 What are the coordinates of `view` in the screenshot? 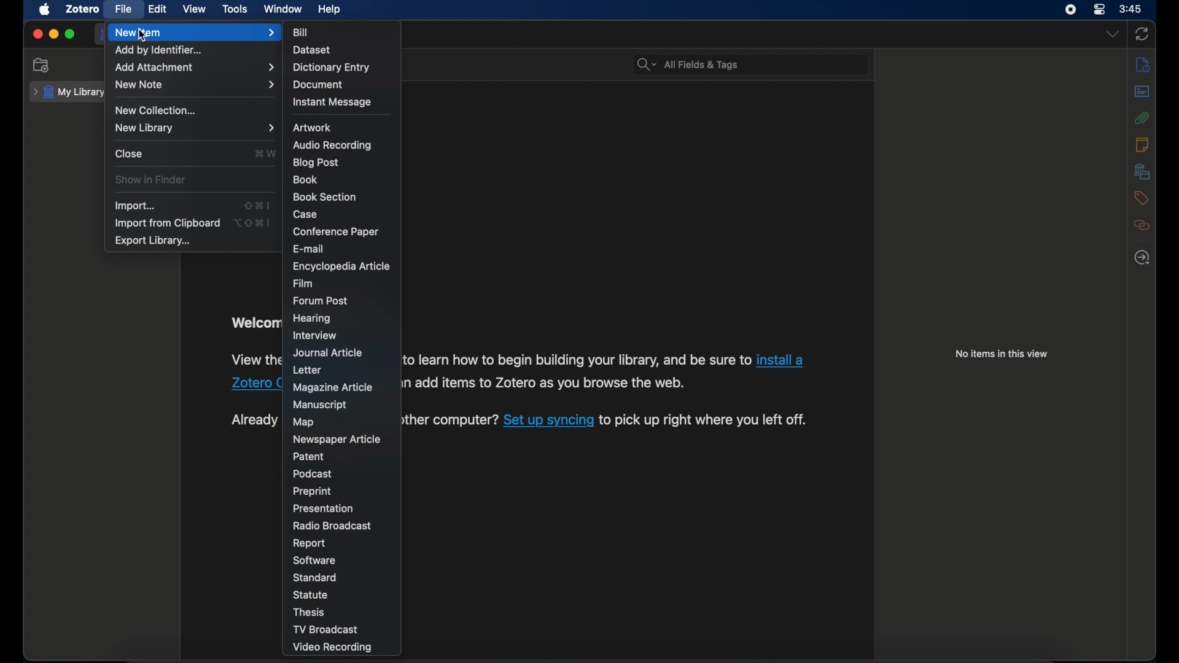 It's located at (195, 9).